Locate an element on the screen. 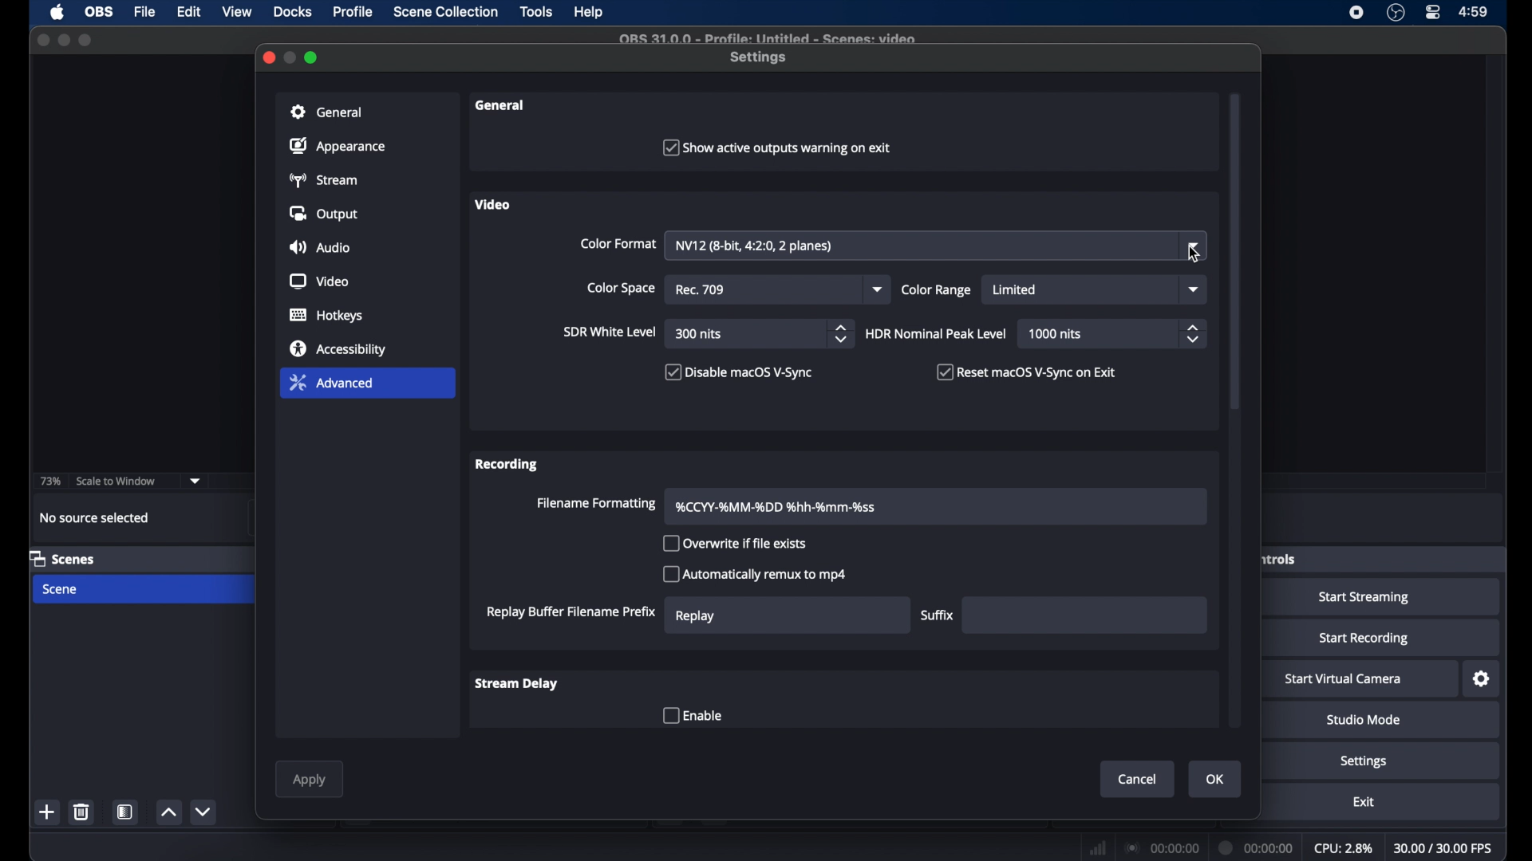 Image resolution: width=1532 pixels, height=861 pixels. dropdown is located at coordinates (1196, 246).